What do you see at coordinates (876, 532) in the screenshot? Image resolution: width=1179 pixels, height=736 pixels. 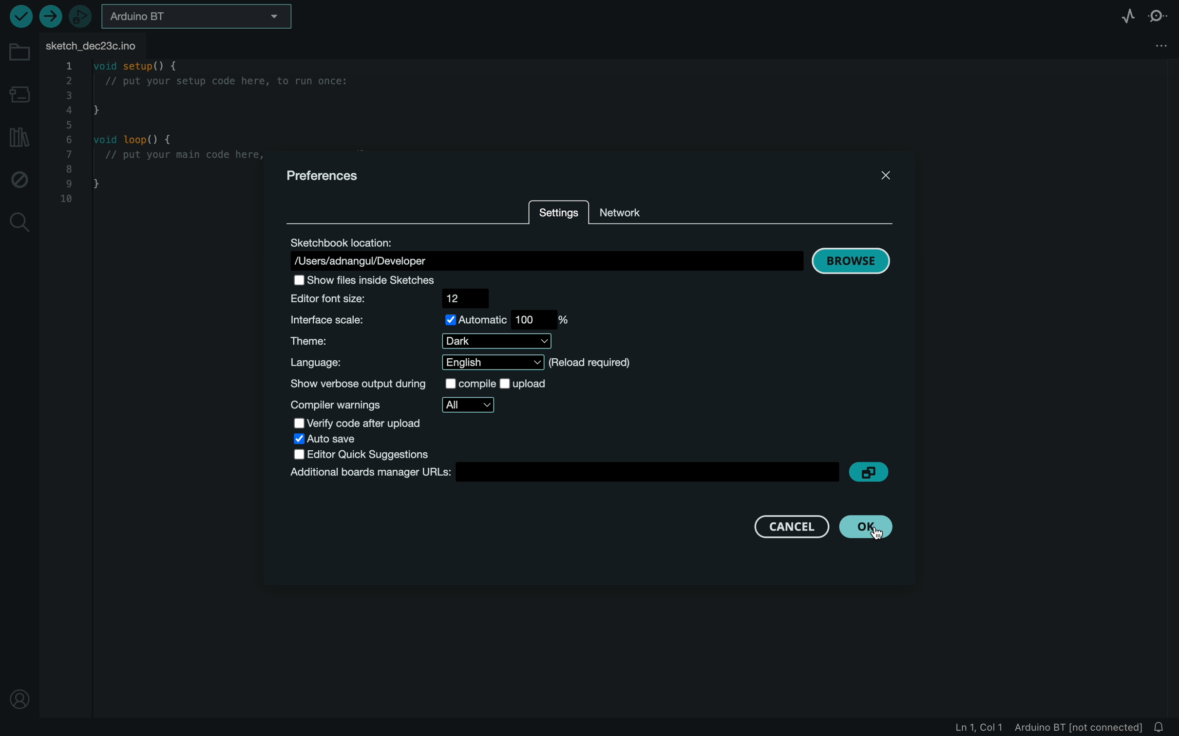 I see `cursor` at bounding box center [876, 532].